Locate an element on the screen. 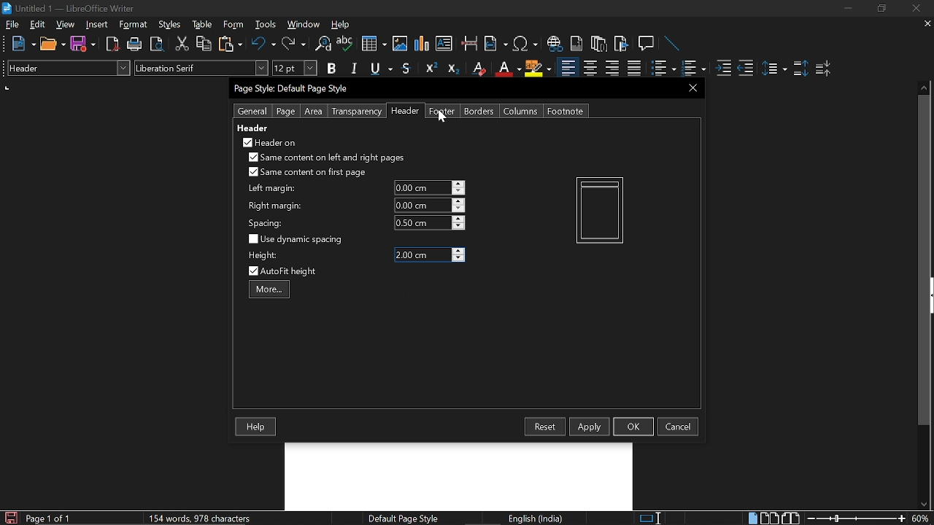 The width and height of the screenshot is (934, 525). Single page view is located at coordinates (752, 518).